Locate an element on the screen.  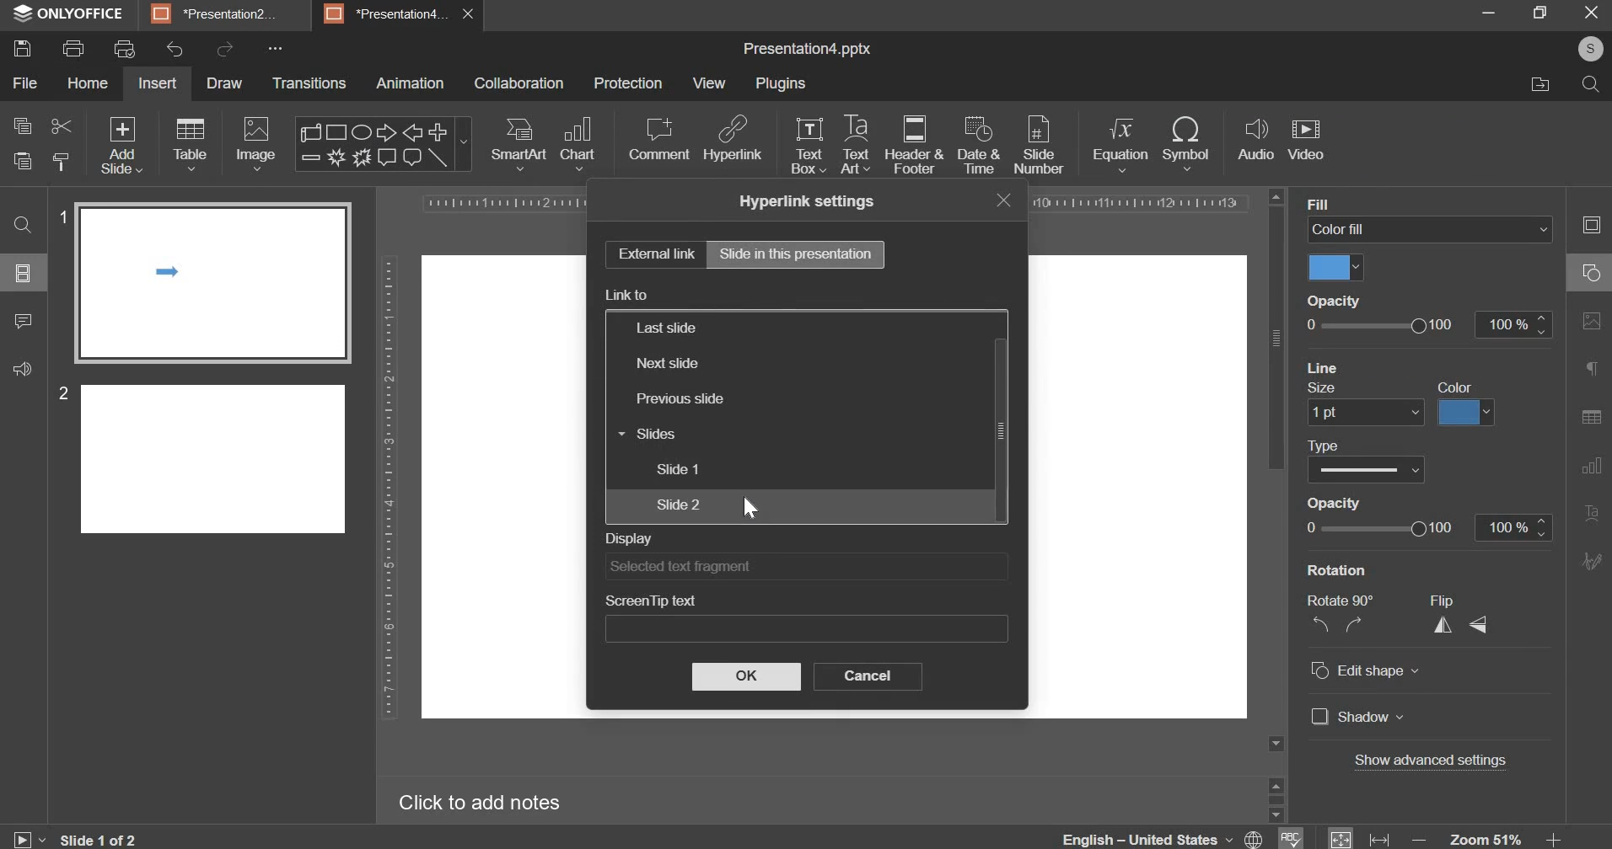
apply to all slides is located at coordinates (1460, 387).